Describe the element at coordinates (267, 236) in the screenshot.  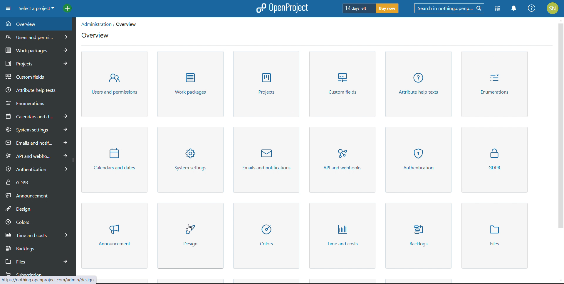
I see `colors` at that location.